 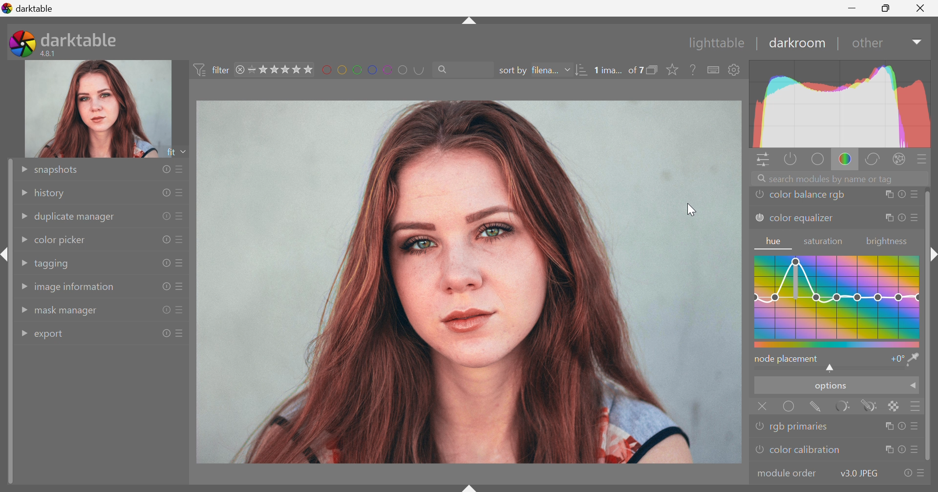 I want to click on Minimize, so click(x=852, y=8).